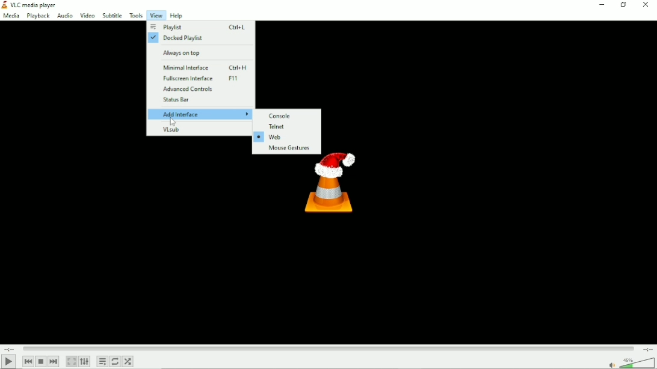  Describe the element at coordinates (623, 5) in the screenshot. I see `restore down` at that location.